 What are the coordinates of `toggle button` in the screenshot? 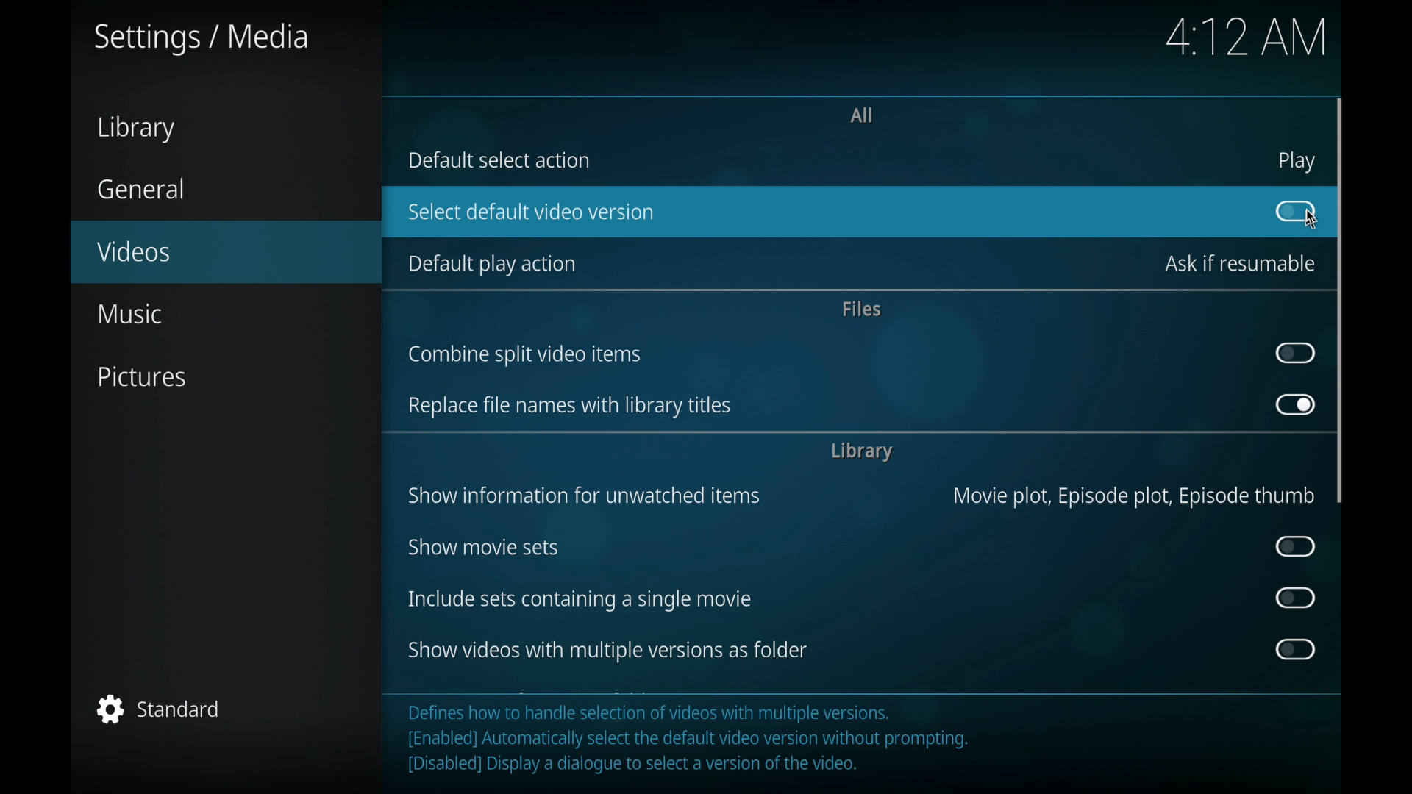 It's located at (1296, 405).